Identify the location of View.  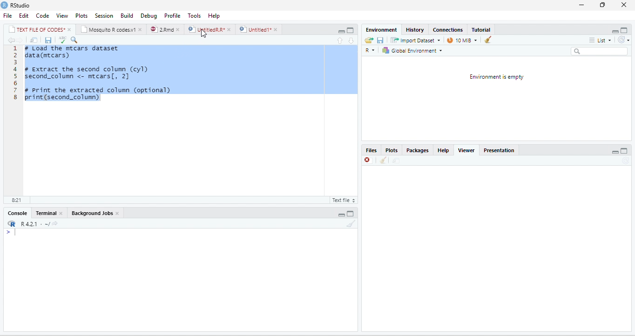
(62, 15).